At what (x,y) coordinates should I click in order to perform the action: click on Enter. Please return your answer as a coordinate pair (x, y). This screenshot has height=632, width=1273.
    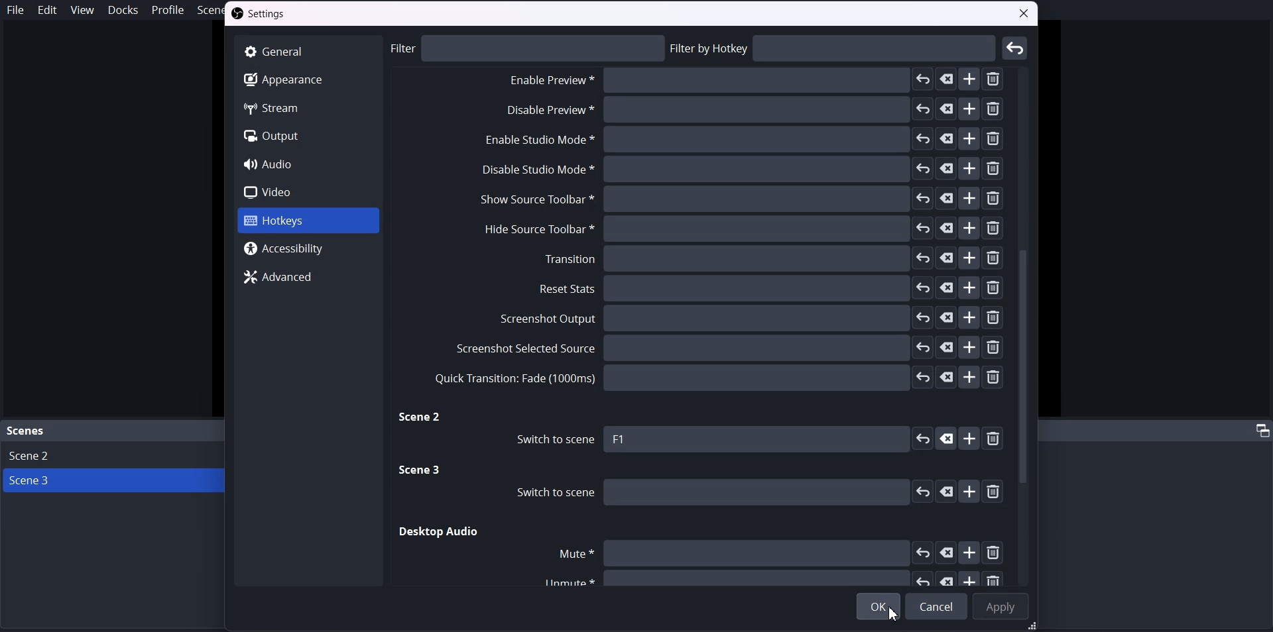
    Looking at the image, I should click on (1016, 48).